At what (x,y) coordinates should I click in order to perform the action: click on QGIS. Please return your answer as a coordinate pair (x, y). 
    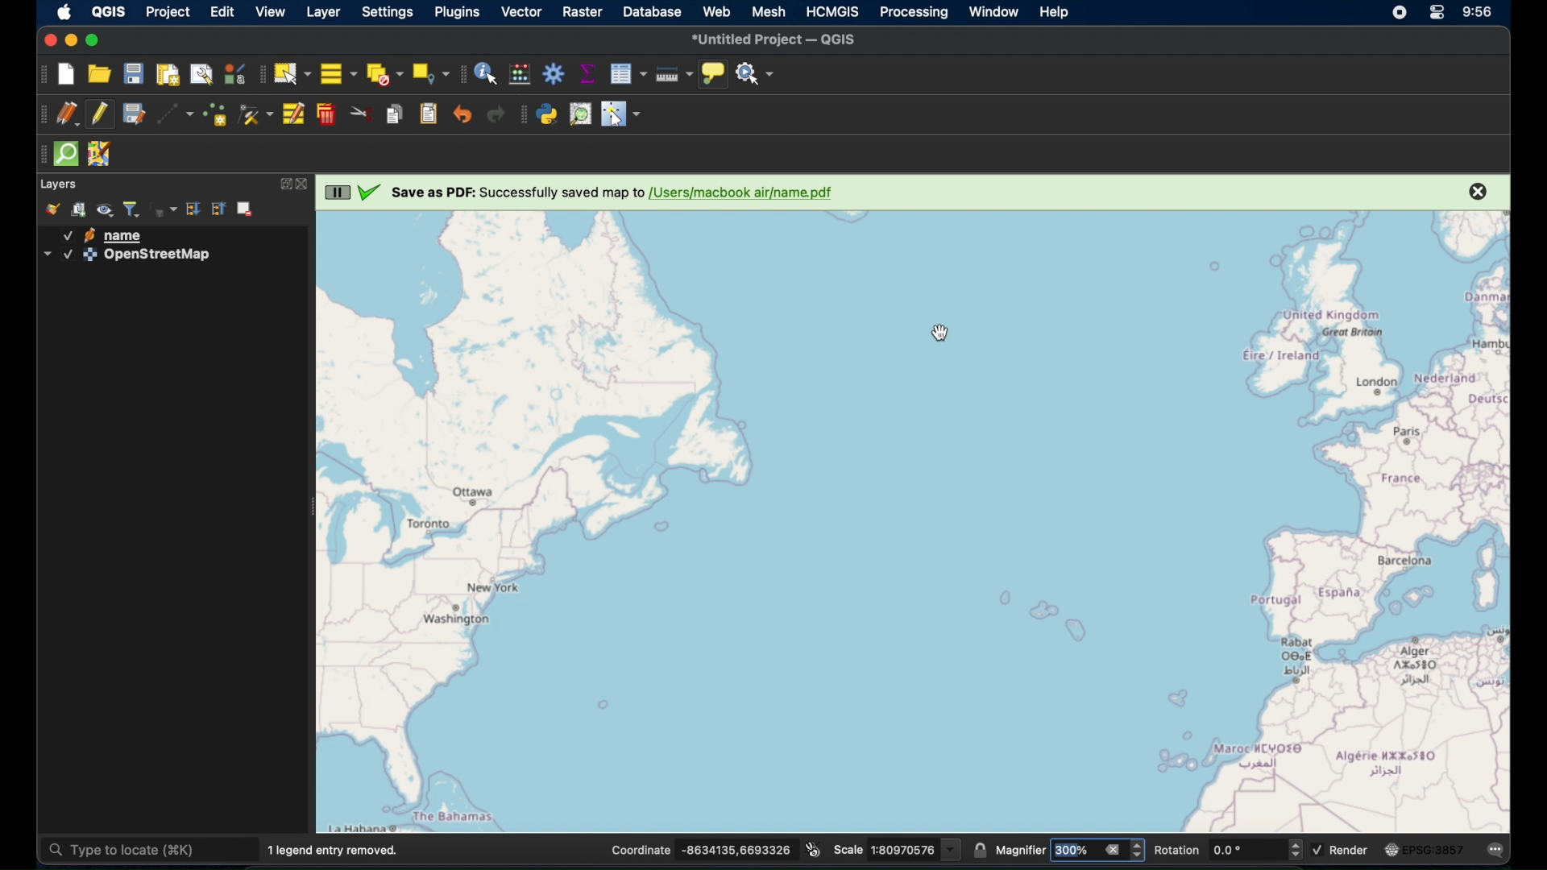
    Looking at the image, I should click on (108, 12).